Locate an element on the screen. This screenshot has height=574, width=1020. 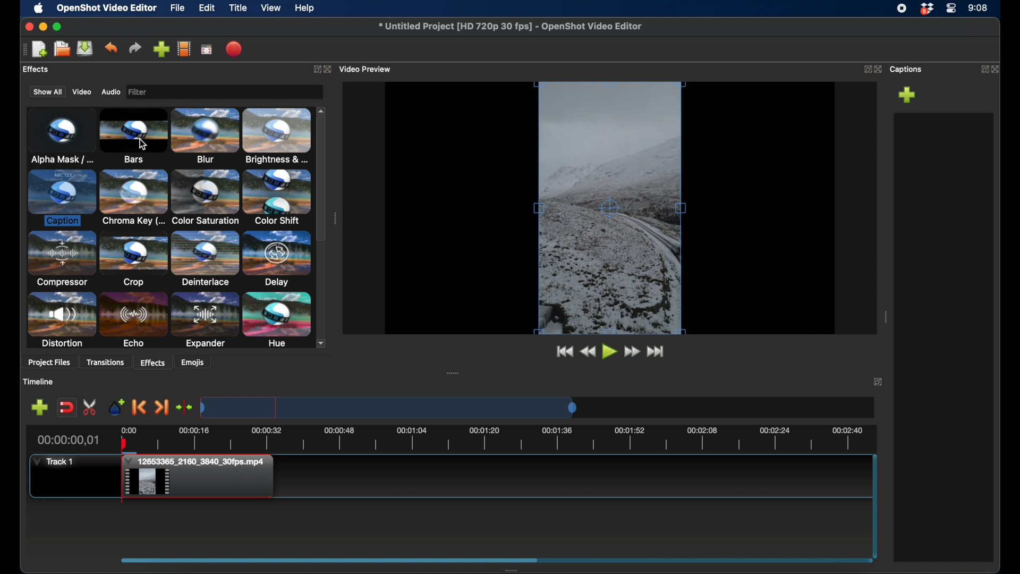
file is located at coordinates (178, 9).